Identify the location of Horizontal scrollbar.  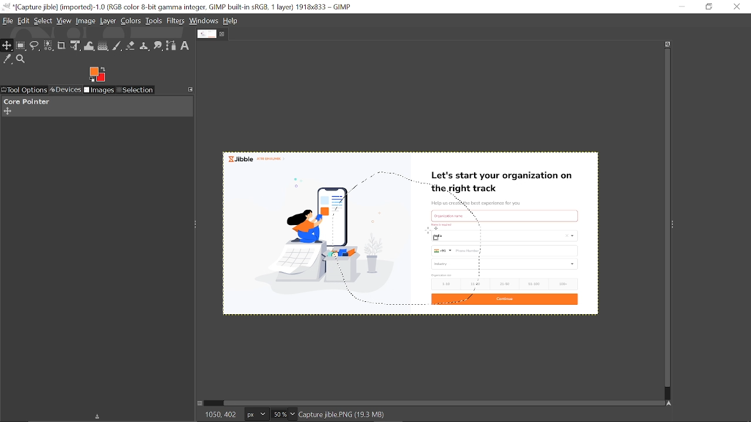
(445, 403).